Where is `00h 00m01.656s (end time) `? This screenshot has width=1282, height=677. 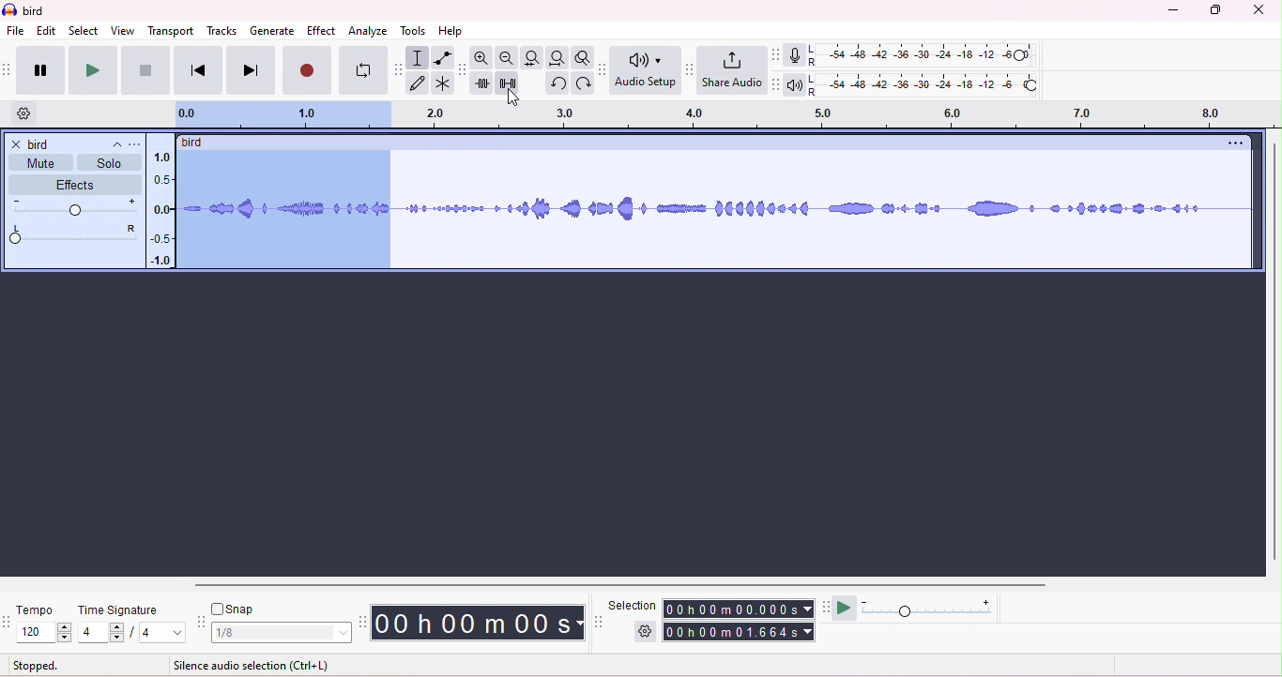 00h 00m01.656s (end time)  is located at coordinates (736, 632).